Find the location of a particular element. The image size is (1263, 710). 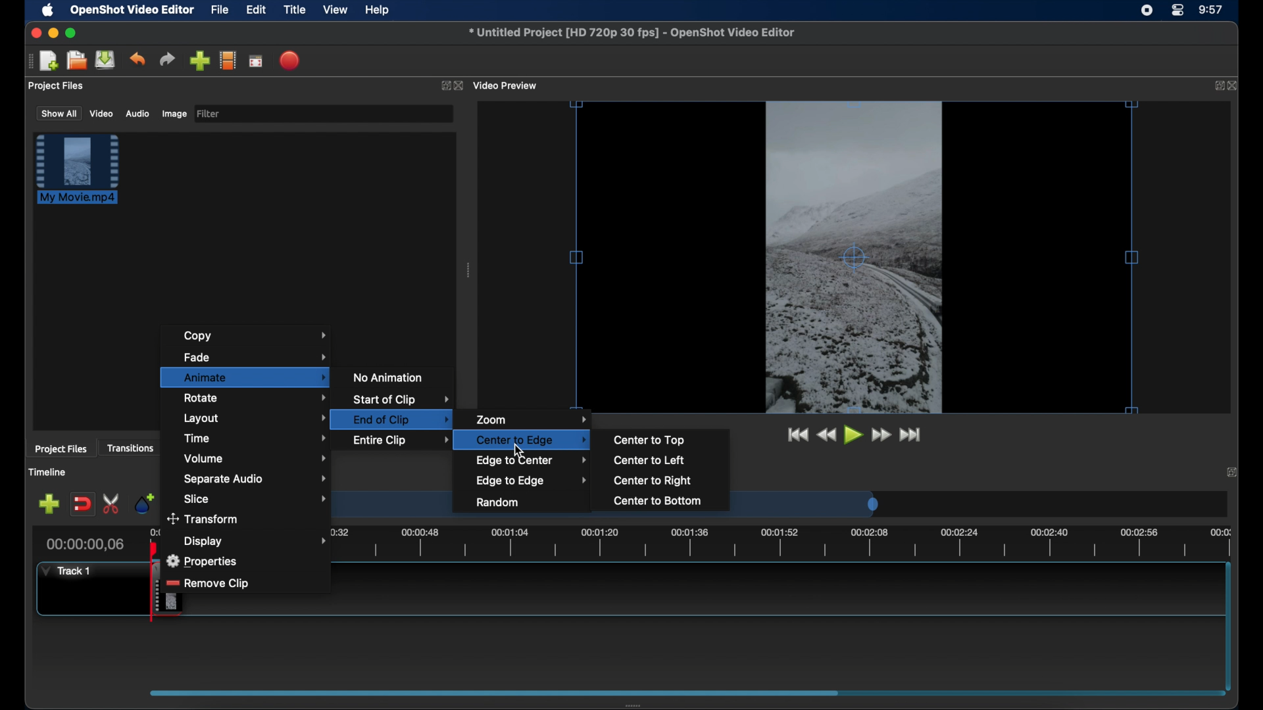

start of clip menu is located at coordinates (401, 400).